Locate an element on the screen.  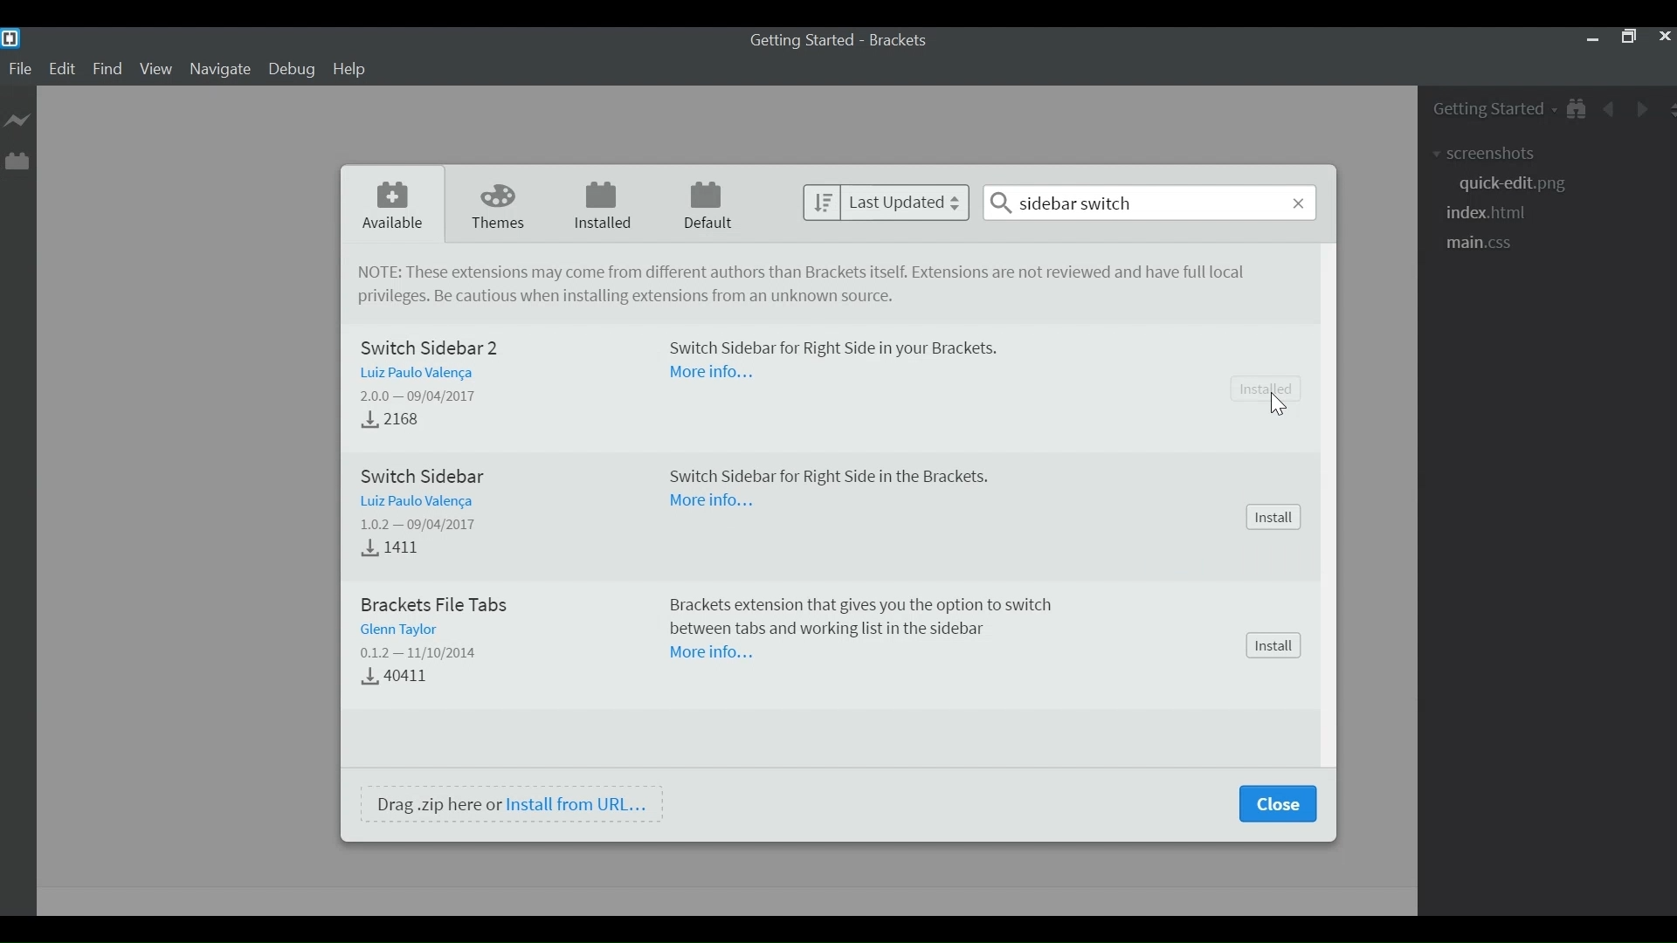
Be cautious when installing extensions from unknown source is located at coordinates (630, 298).